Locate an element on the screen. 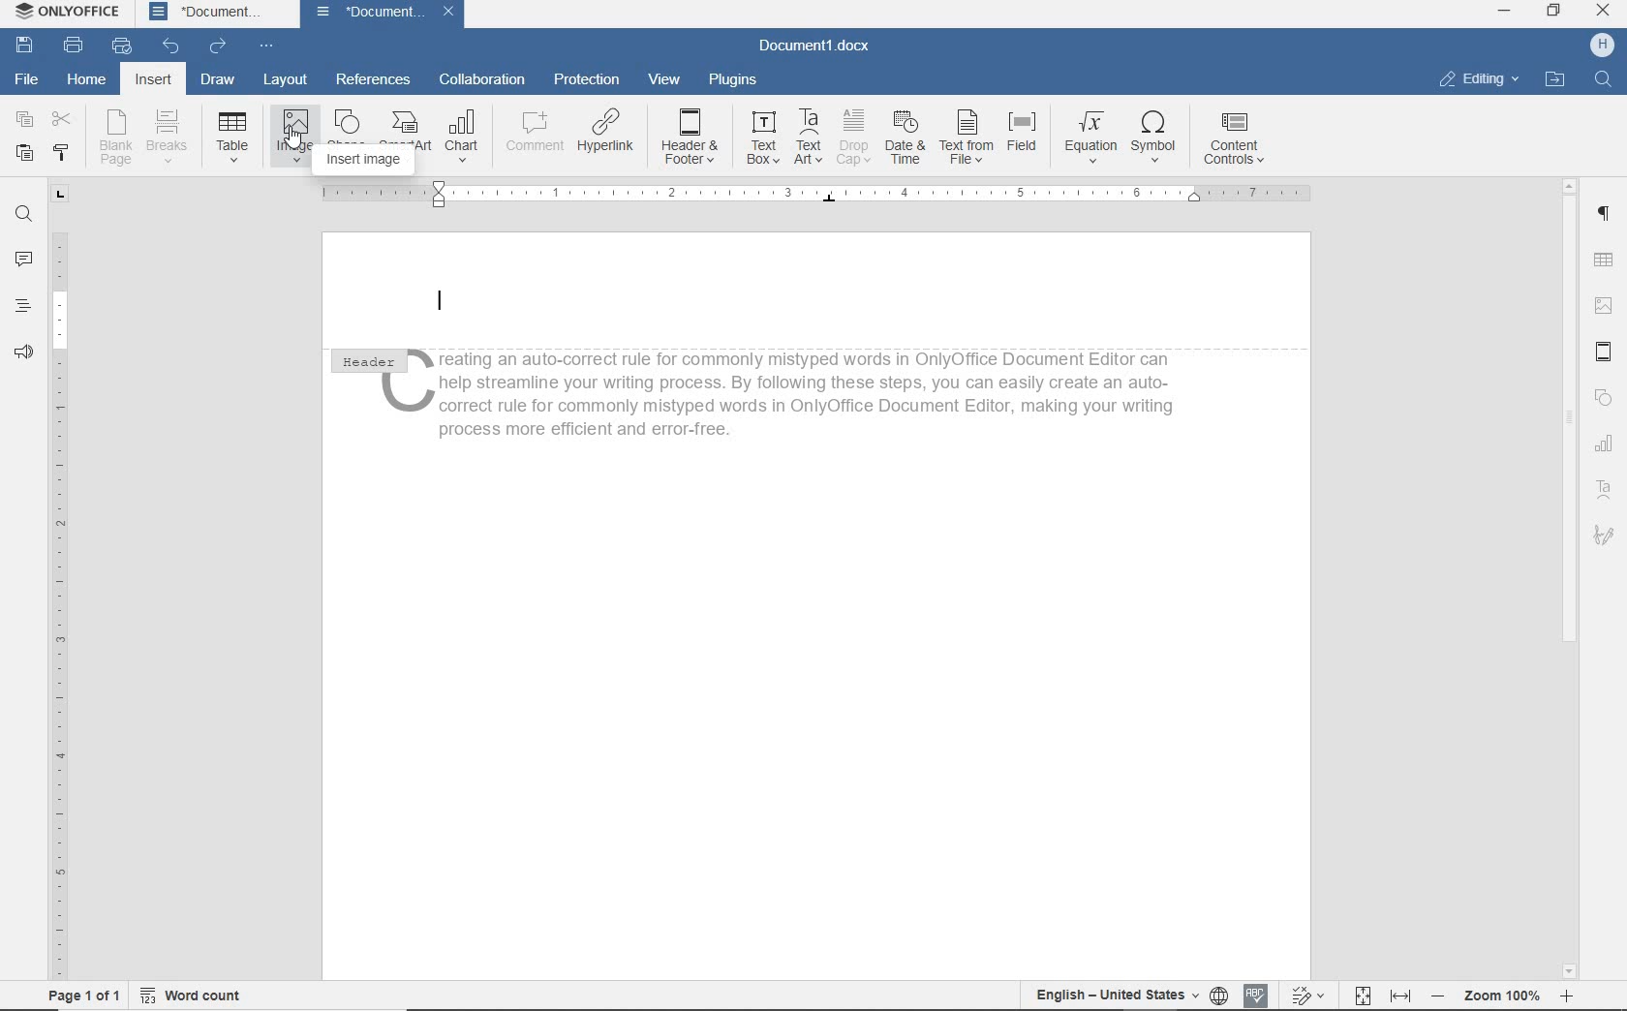 The height and width of the screenshot is (1011, 1627). INSERT IMAGE is located at coordinates (374, 158).